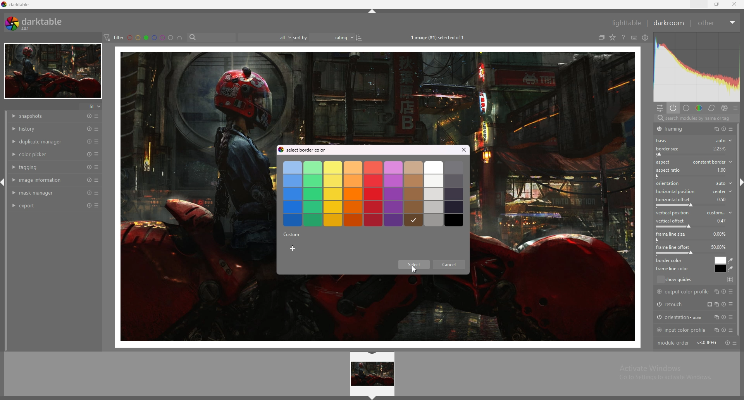 Image resolution: width=744 pixels, height=400 pixels. I want to click on copy, so click(715, 129).